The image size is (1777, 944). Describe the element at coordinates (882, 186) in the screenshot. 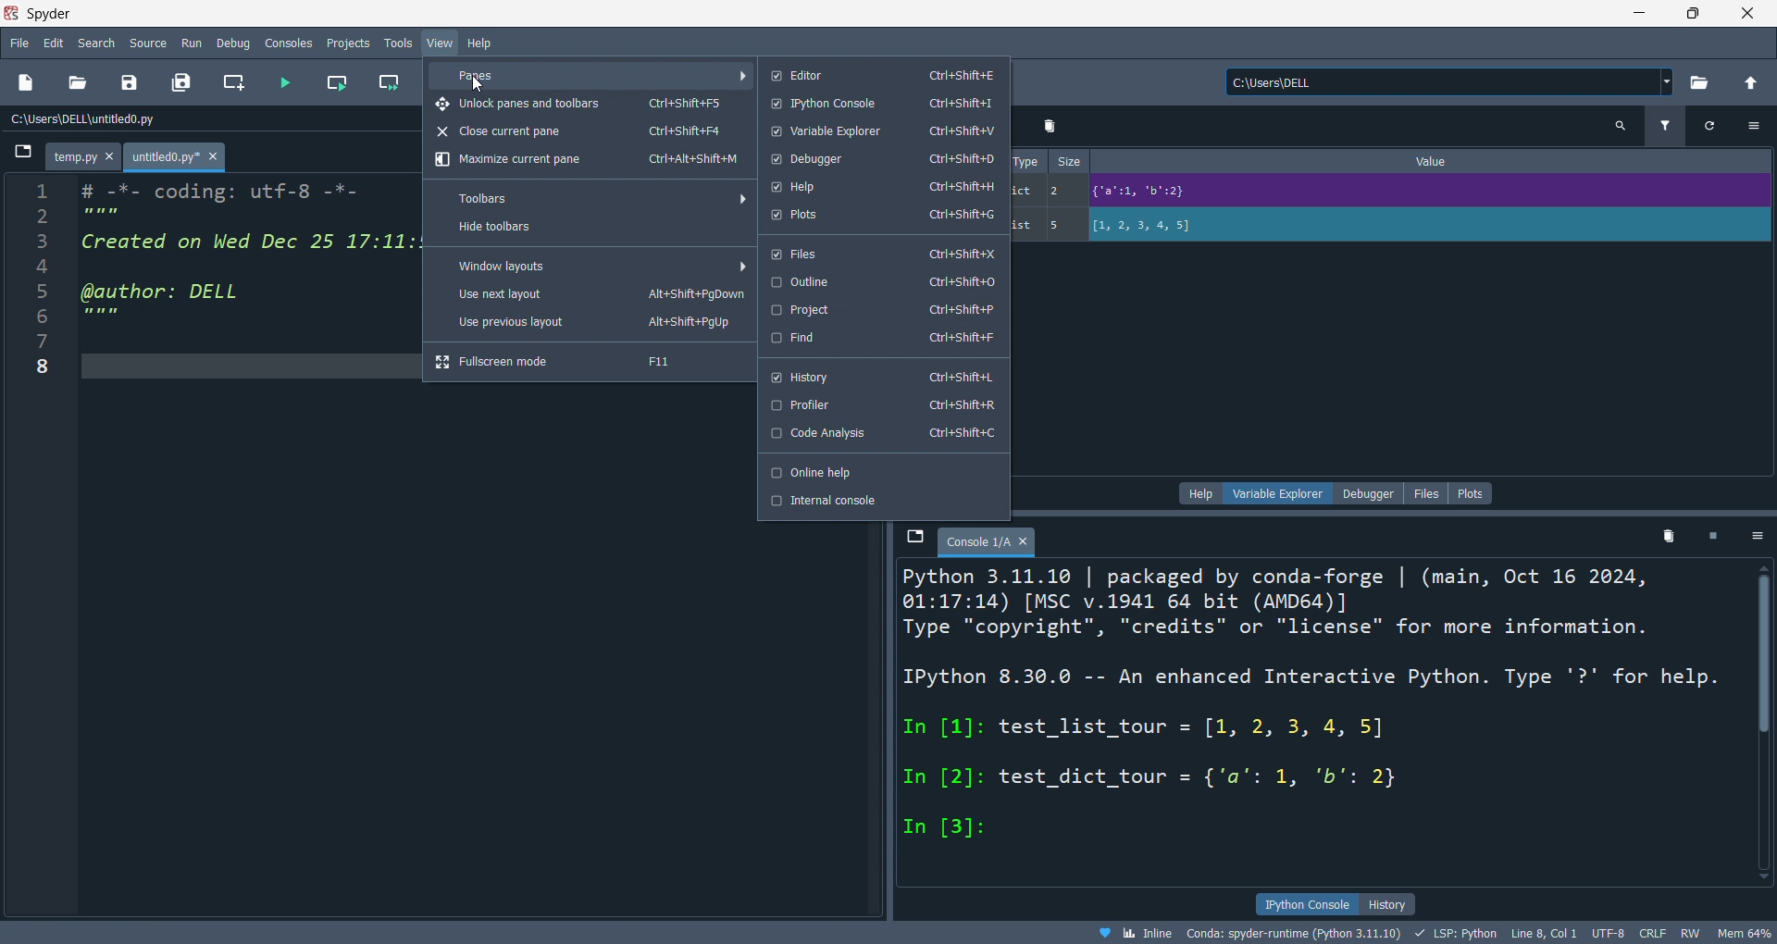

I see `help` at that location.